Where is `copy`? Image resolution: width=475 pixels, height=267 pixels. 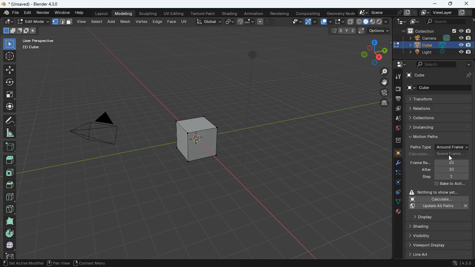 copy is located at coordinates (230, 21).